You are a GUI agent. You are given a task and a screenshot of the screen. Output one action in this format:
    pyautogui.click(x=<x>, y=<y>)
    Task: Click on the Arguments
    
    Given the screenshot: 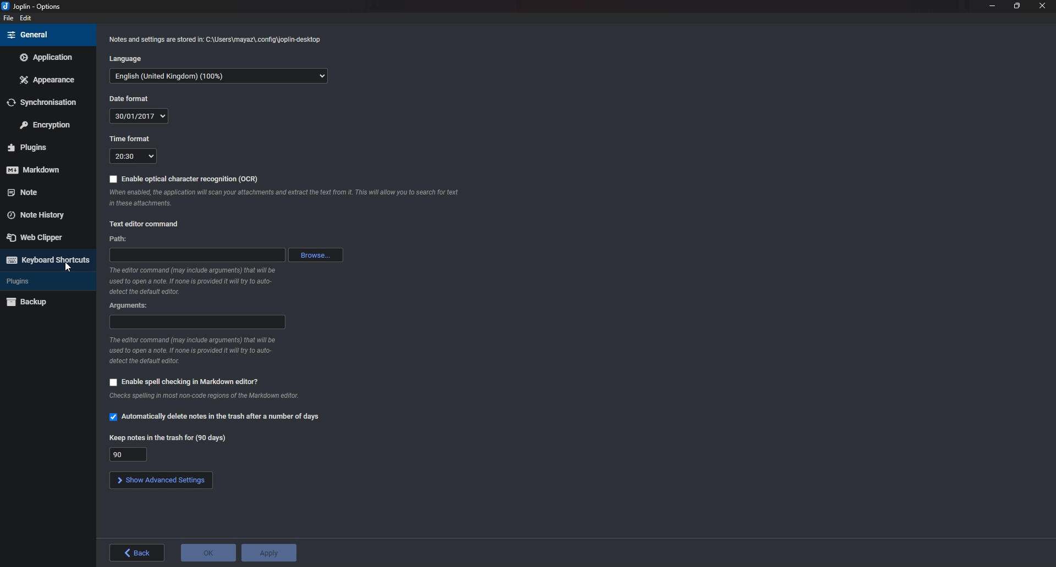 What is the action you would take?
    pyautogui.click(x=133, y=307)
    